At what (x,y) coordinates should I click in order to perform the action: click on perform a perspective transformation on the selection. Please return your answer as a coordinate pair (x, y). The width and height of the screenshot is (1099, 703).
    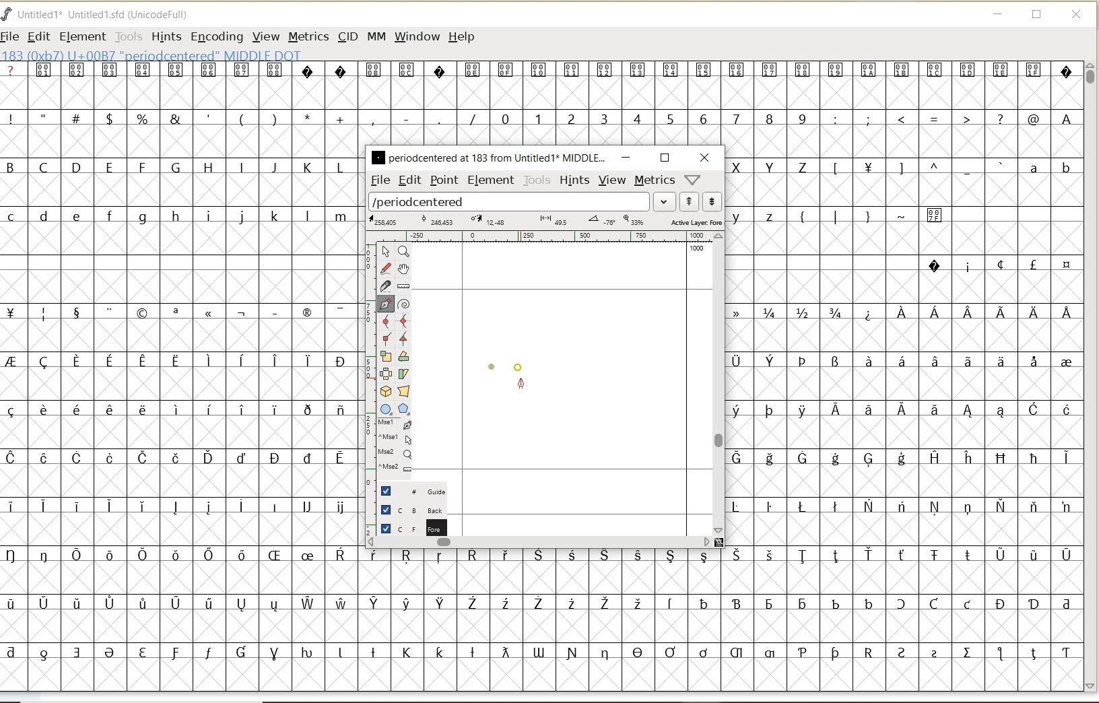
    Looking at the image, I should click on (404, 391).